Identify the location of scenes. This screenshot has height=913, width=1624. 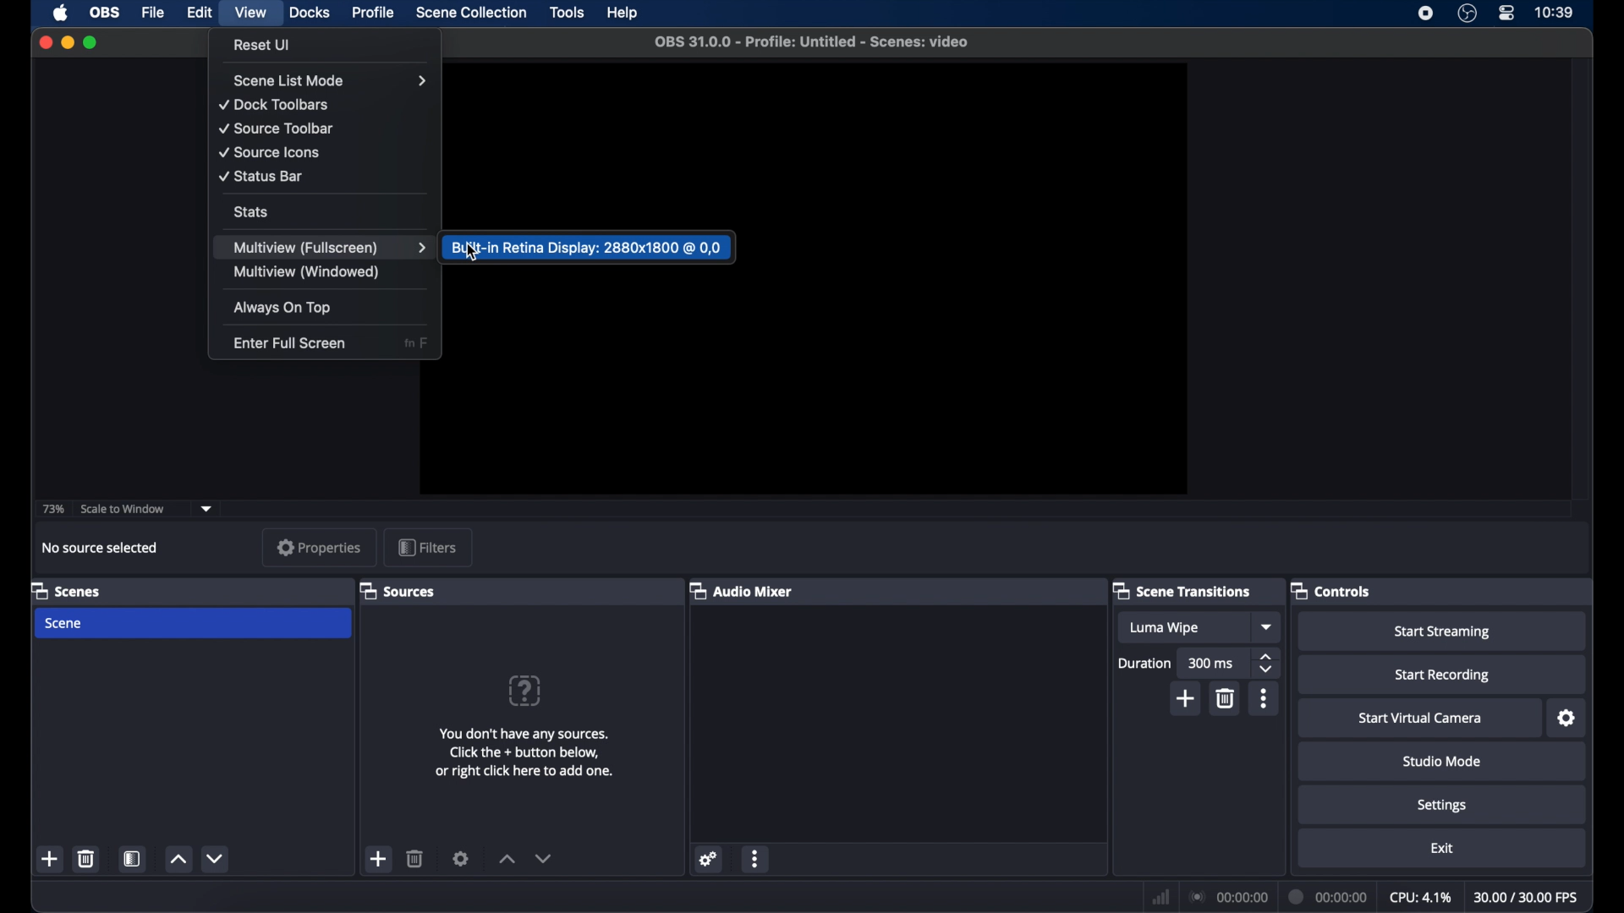
(65, 590).